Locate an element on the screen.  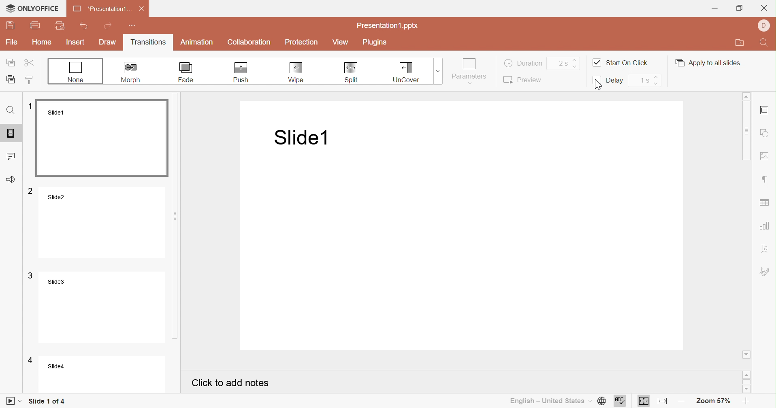
Wipe is located at coordinates (296, 72).